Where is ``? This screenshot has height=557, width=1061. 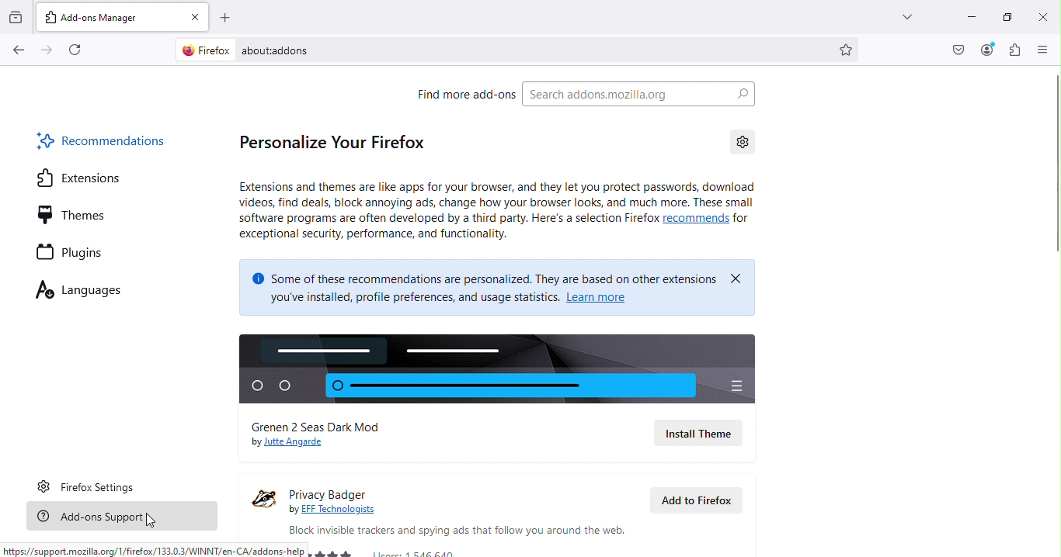
 is located at coordinates (1014, 47).